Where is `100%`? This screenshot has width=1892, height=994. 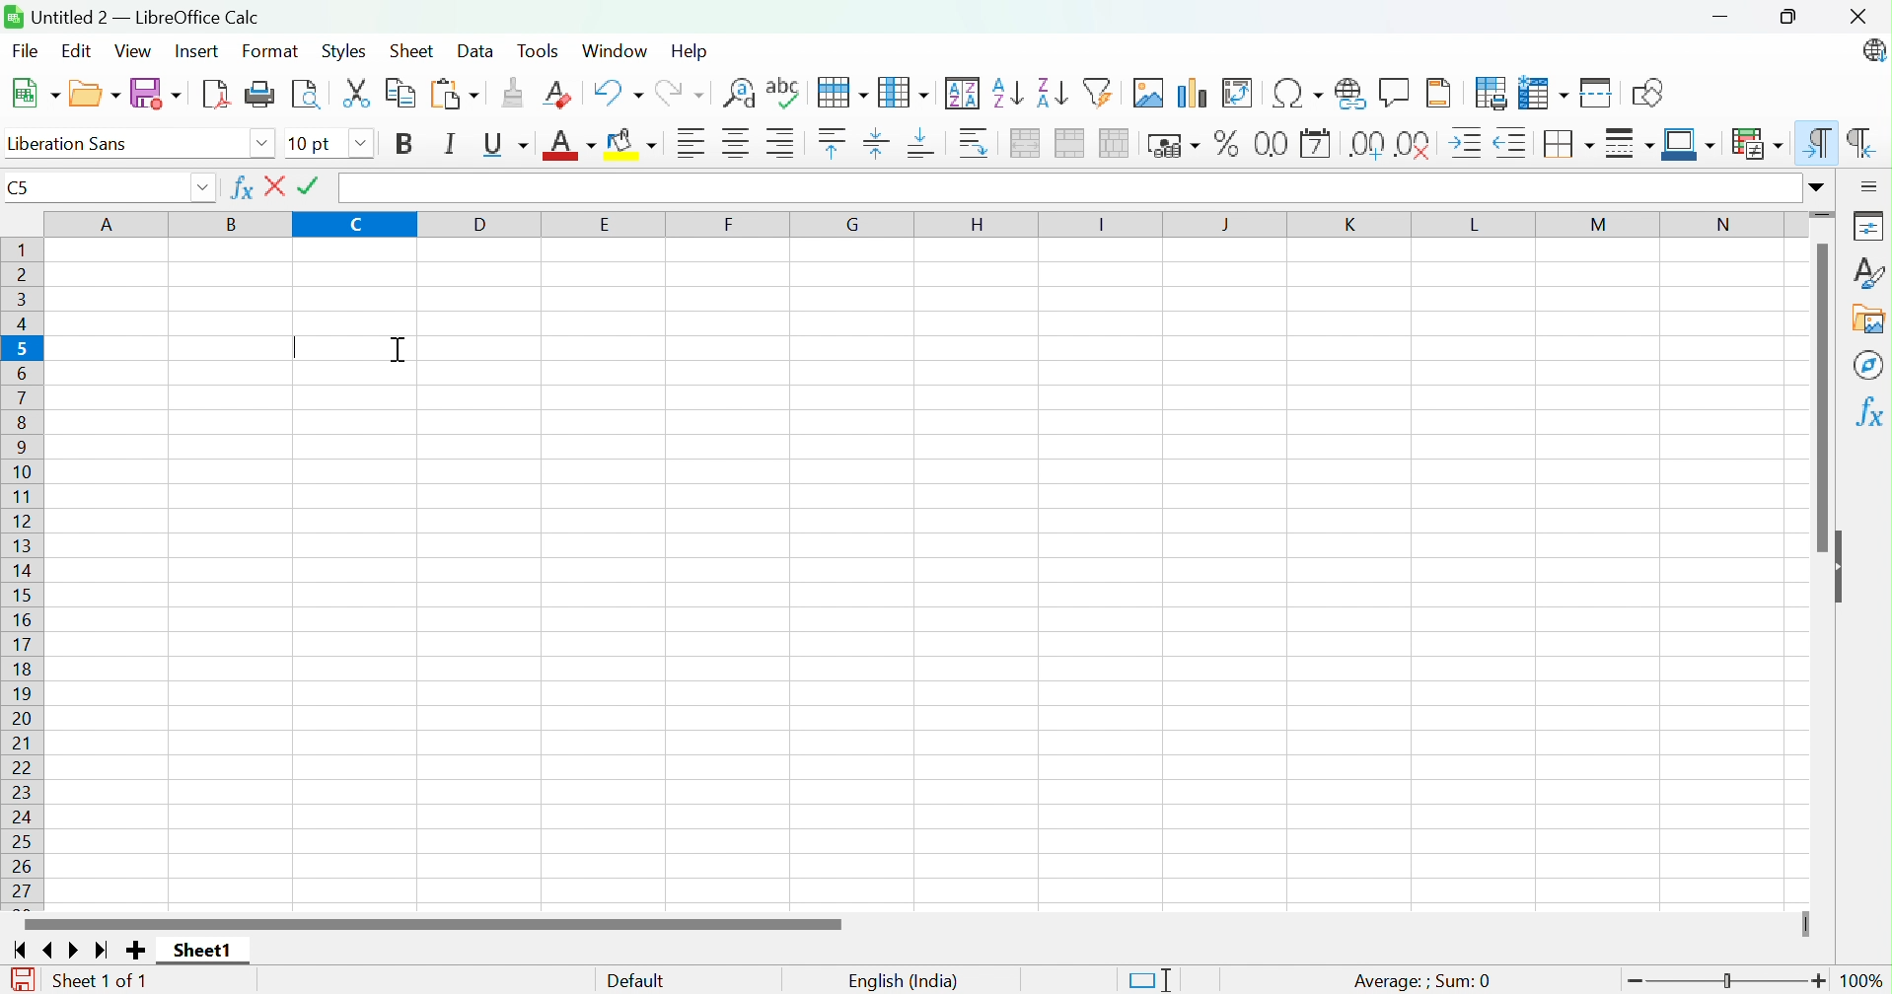
100% is located at coordinates (1866, 982).